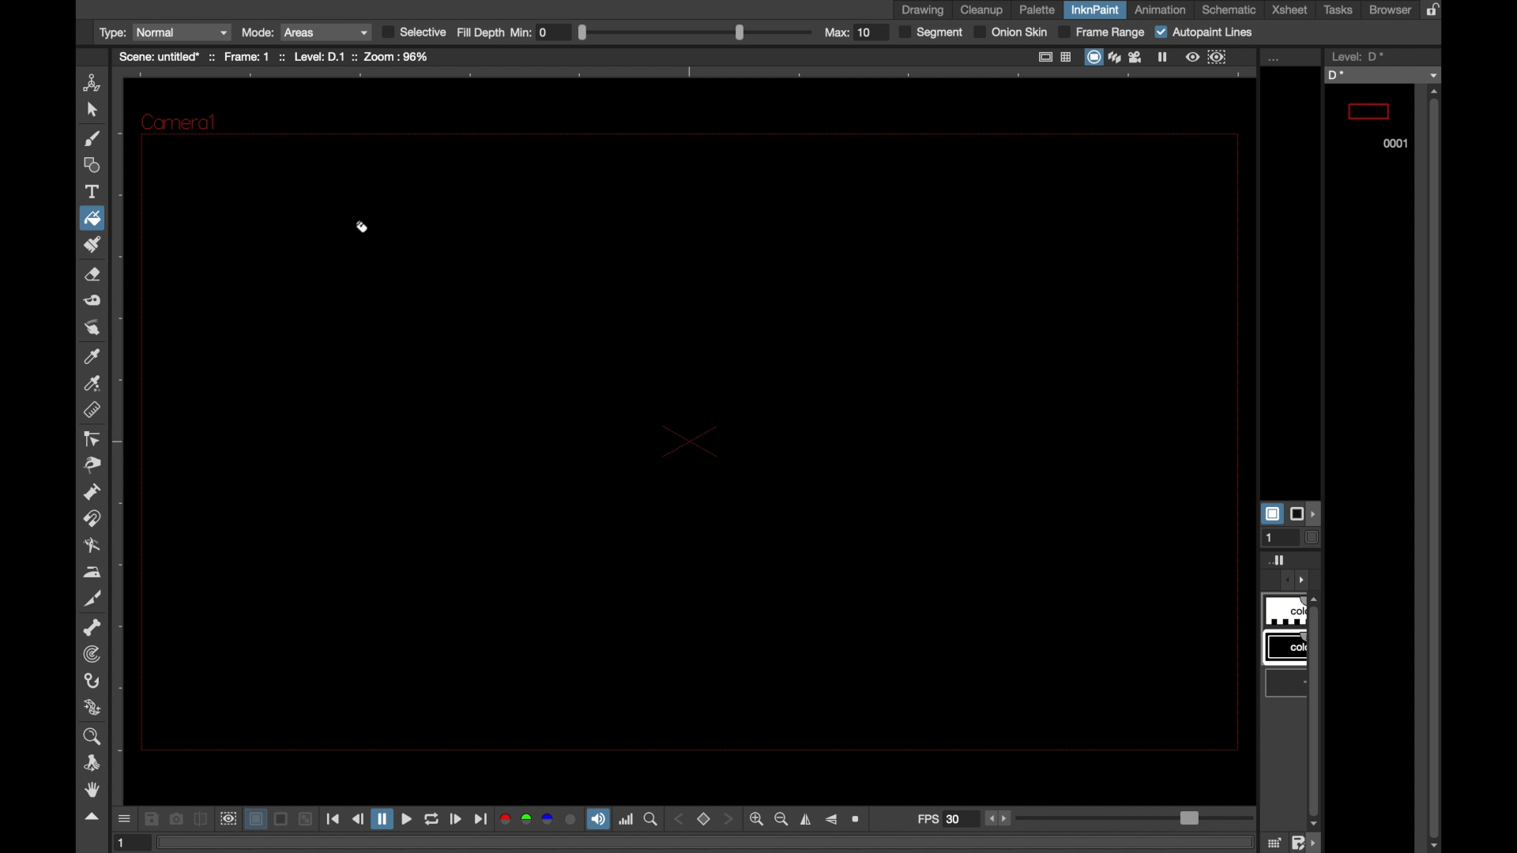 This screenshot has width=1517, height=853. I want to click on black background, so click(685, 438).